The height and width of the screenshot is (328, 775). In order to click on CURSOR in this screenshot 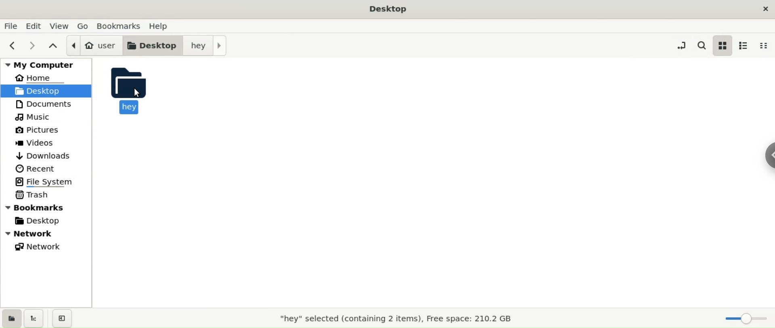, I will do `click(138, 93)`.